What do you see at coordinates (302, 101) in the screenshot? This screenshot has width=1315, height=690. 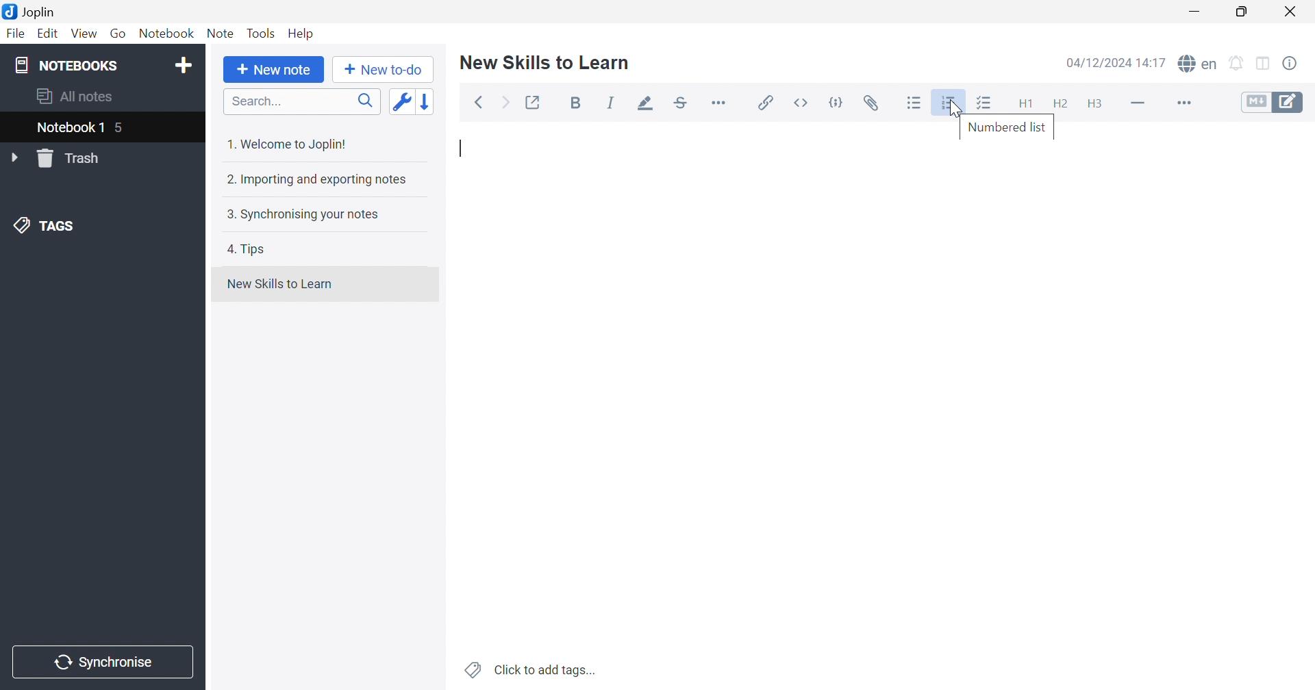 I see `Search...` at bounding box center [302, 101].